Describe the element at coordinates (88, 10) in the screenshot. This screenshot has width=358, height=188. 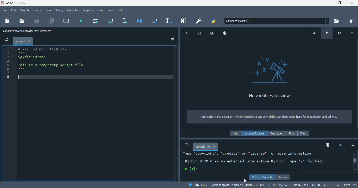
I see `projects` at that location.